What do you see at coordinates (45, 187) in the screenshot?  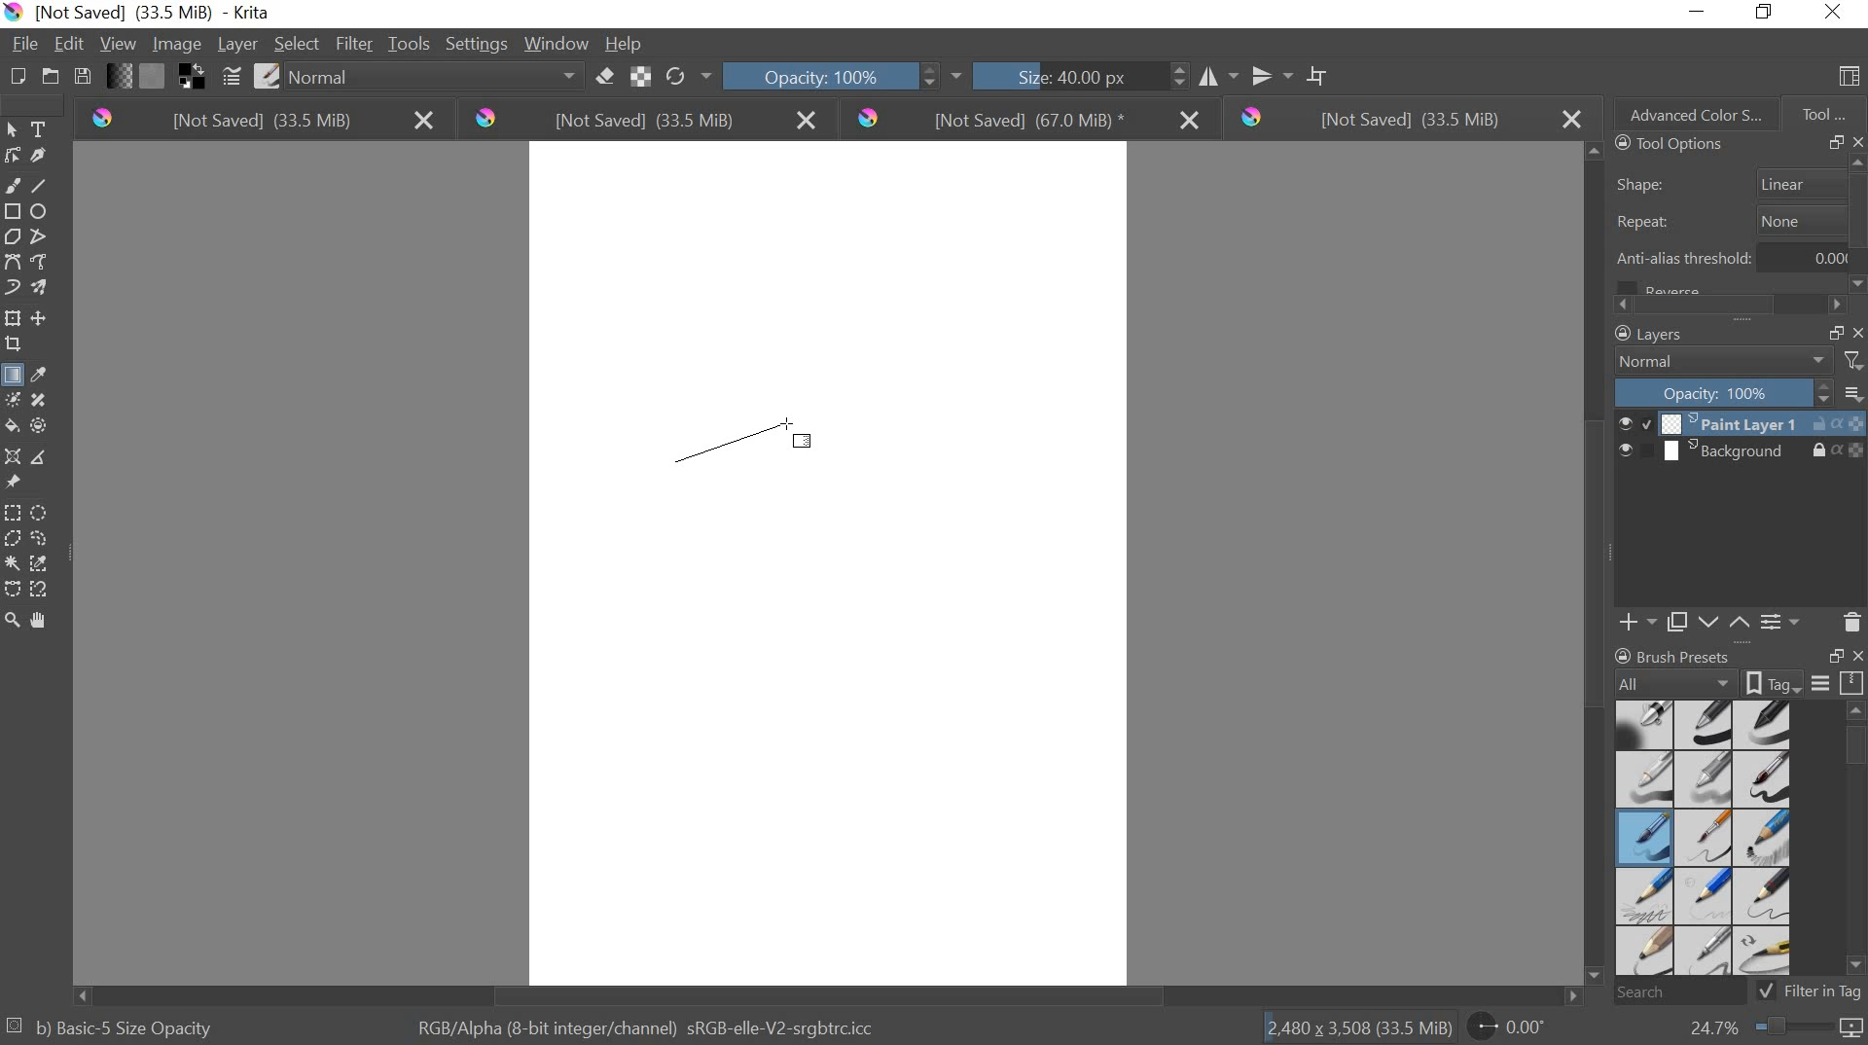 I see `line` at bounding box center [45, 187].